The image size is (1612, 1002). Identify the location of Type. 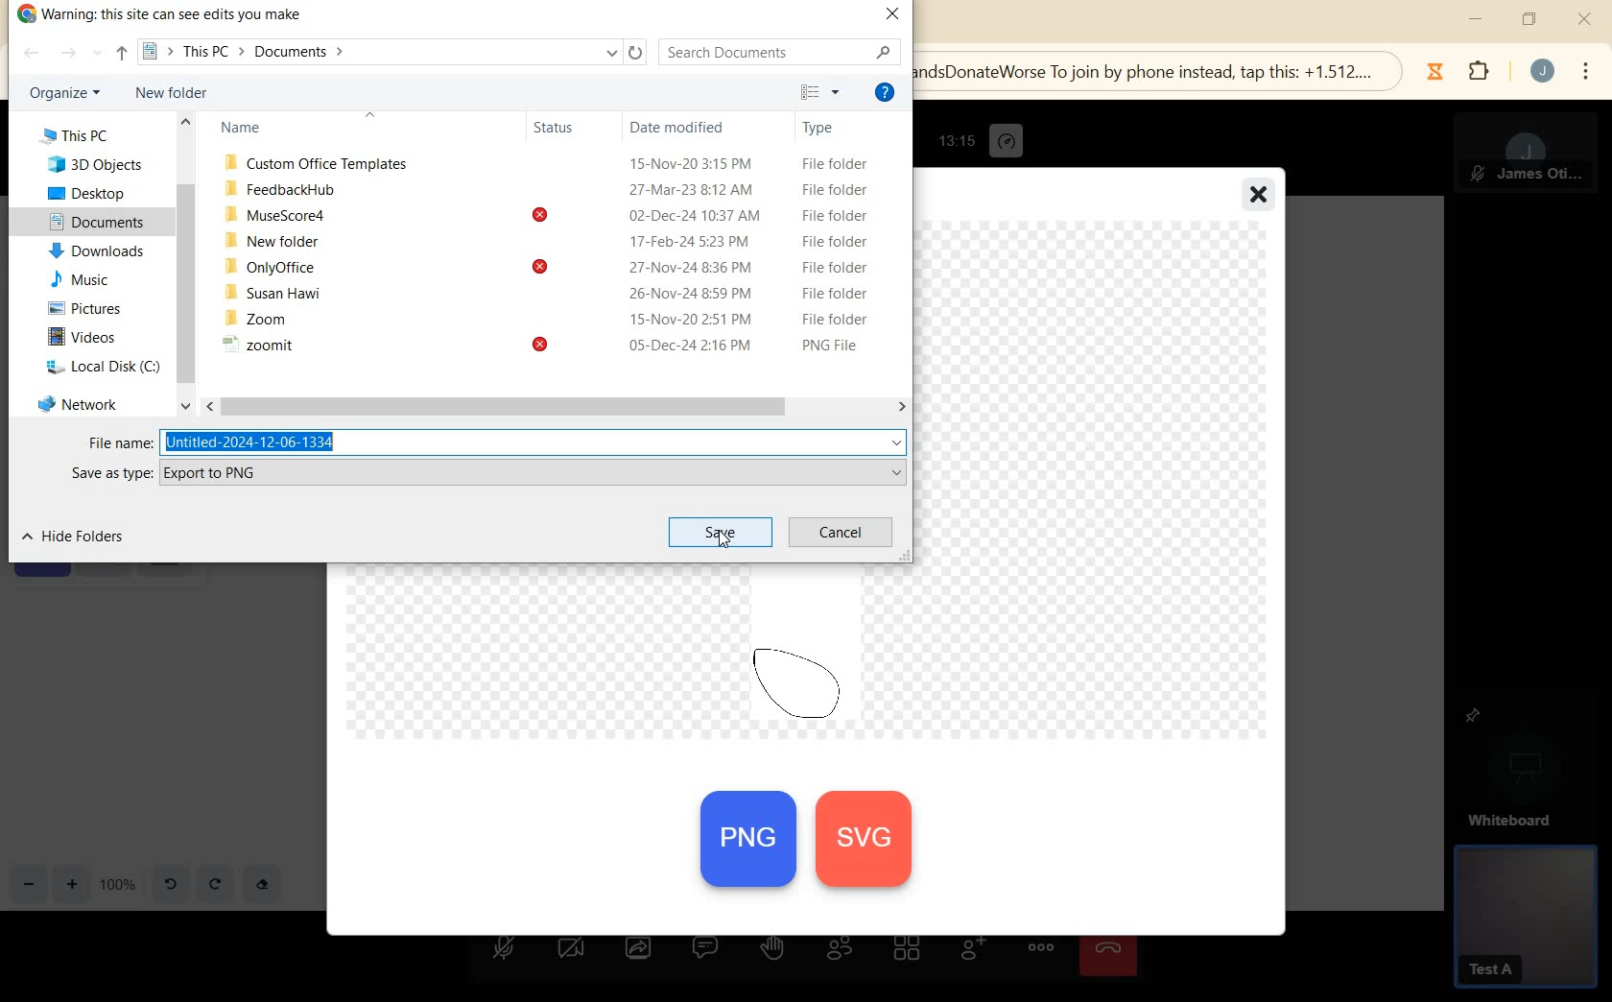
(822, 128).